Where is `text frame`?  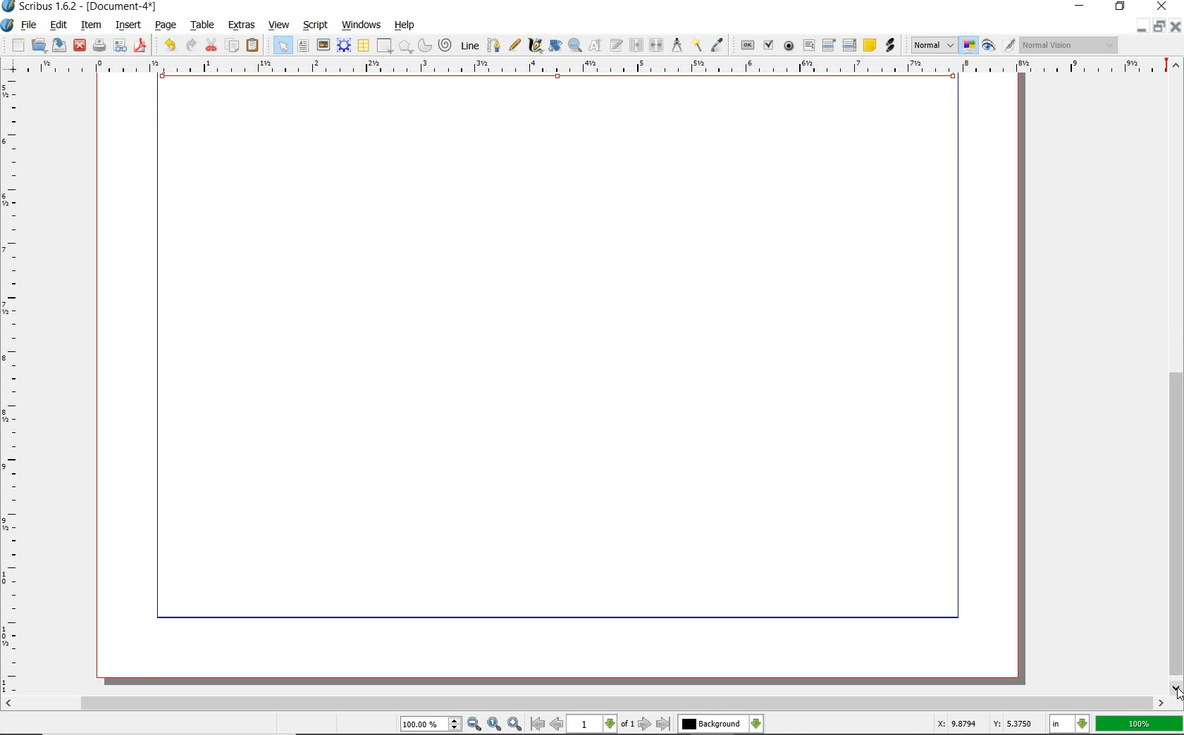
text frame is located at coordinates (304, 47).